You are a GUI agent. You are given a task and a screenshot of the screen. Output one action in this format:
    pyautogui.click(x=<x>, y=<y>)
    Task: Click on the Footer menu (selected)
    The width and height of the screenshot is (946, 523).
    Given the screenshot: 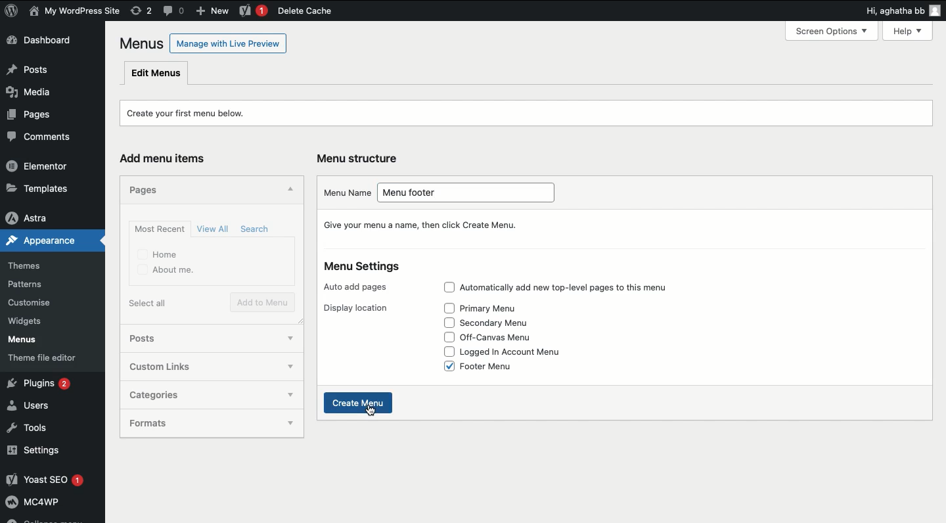 What is the action you would take?
    pyautogui.click(x=492, y=367)
    